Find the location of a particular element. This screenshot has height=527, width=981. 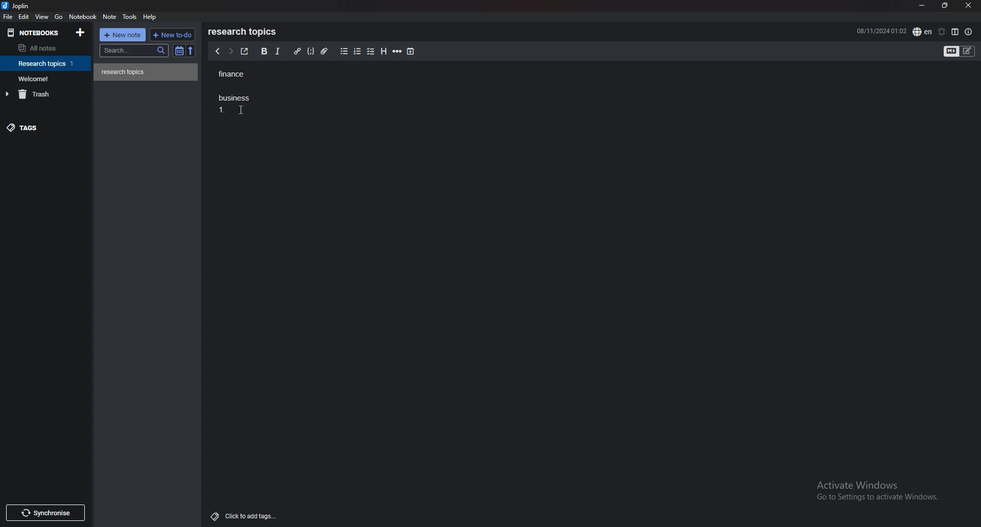

reverse sort order is located at coordinates (190, 51).